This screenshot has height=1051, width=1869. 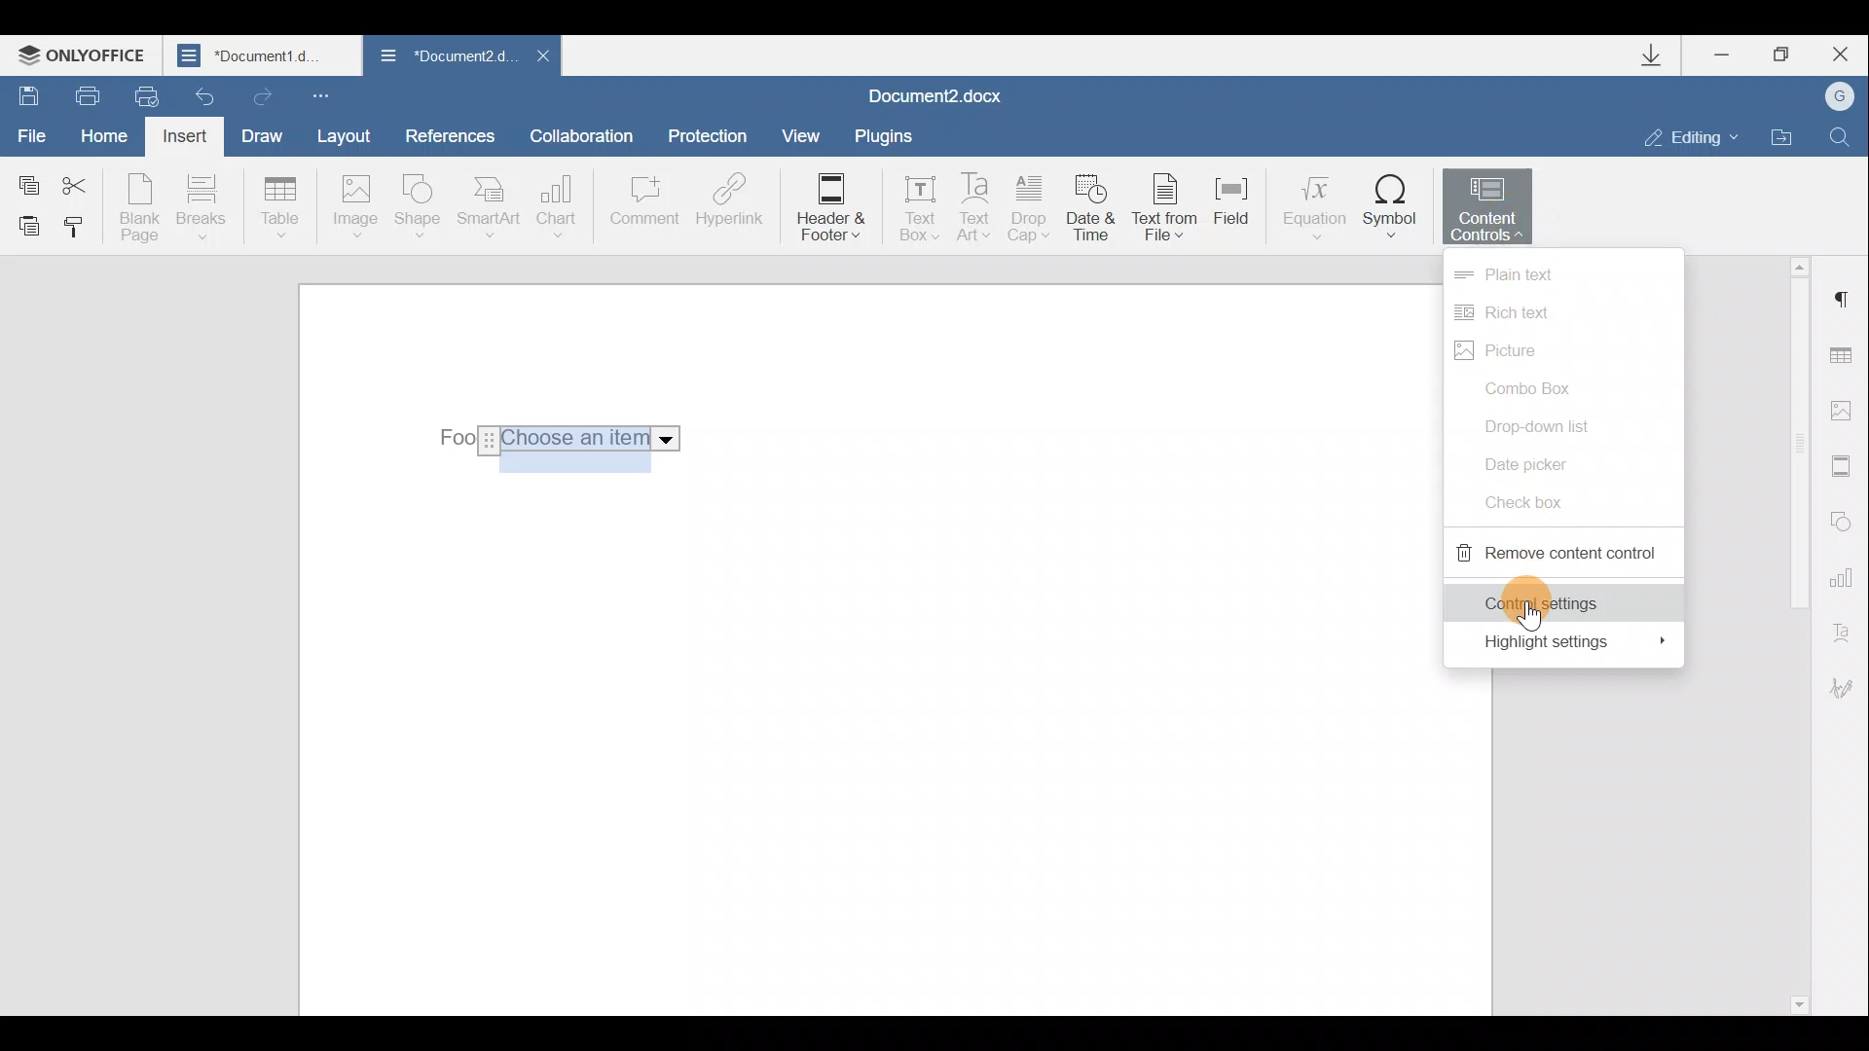 What do you see at coordinates (1094, 211) in the screenshot?
I see `Date & time` at bounding box center [1094, 211].